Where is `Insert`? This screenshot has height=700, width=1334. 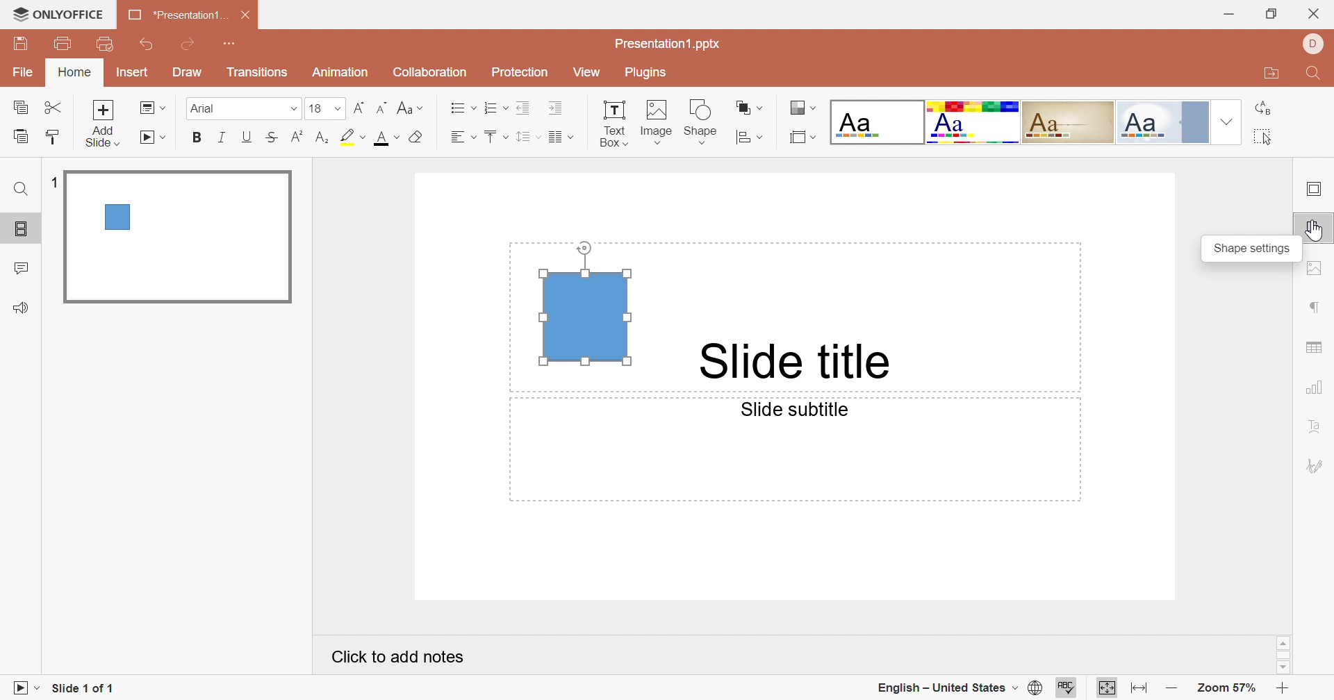
Insert is located at coordinates (131, 73).